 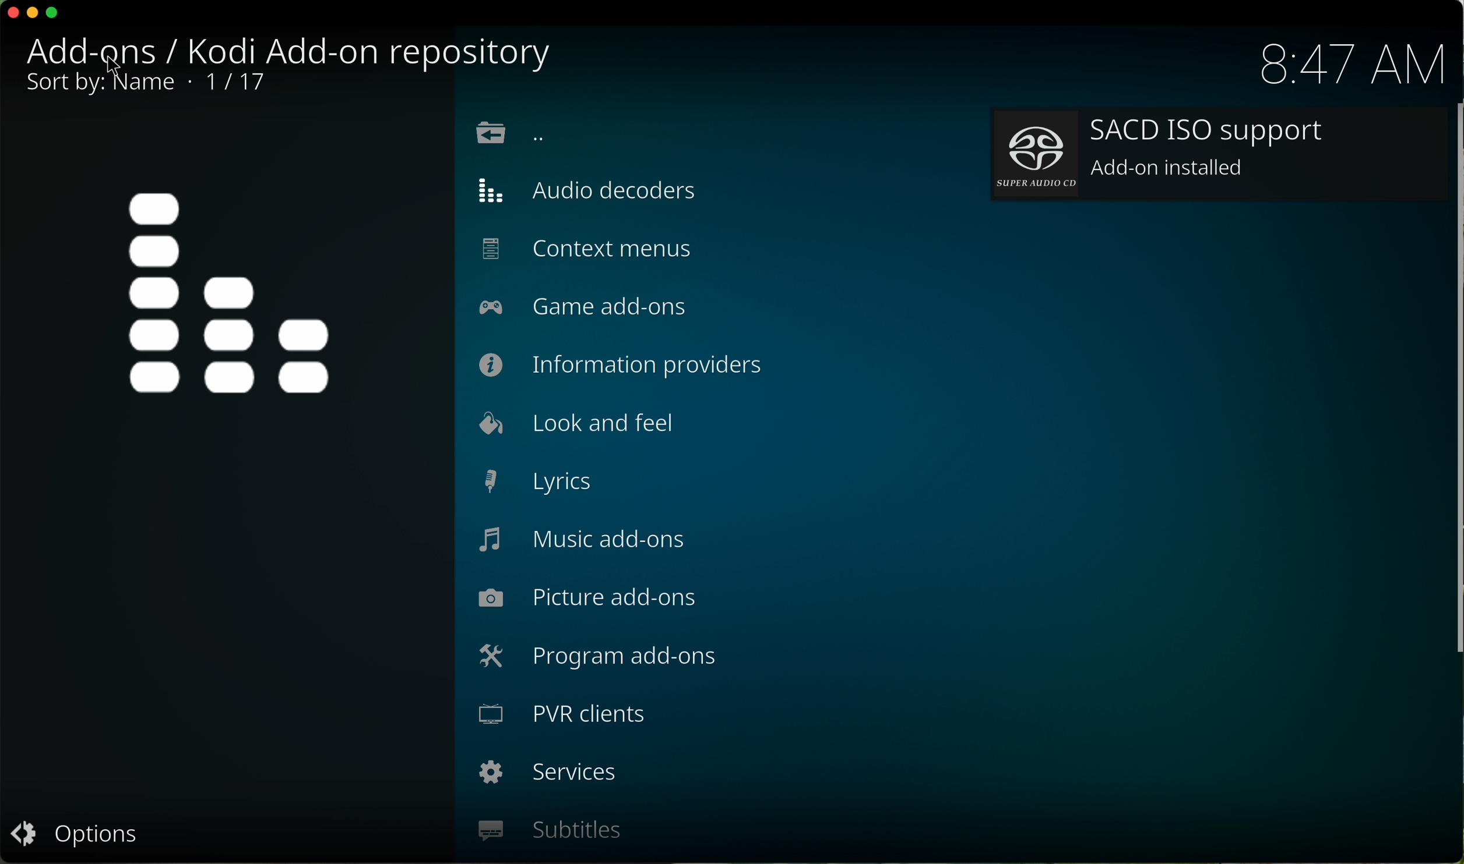 I want to click on information providers, so click(x=625, y=364).